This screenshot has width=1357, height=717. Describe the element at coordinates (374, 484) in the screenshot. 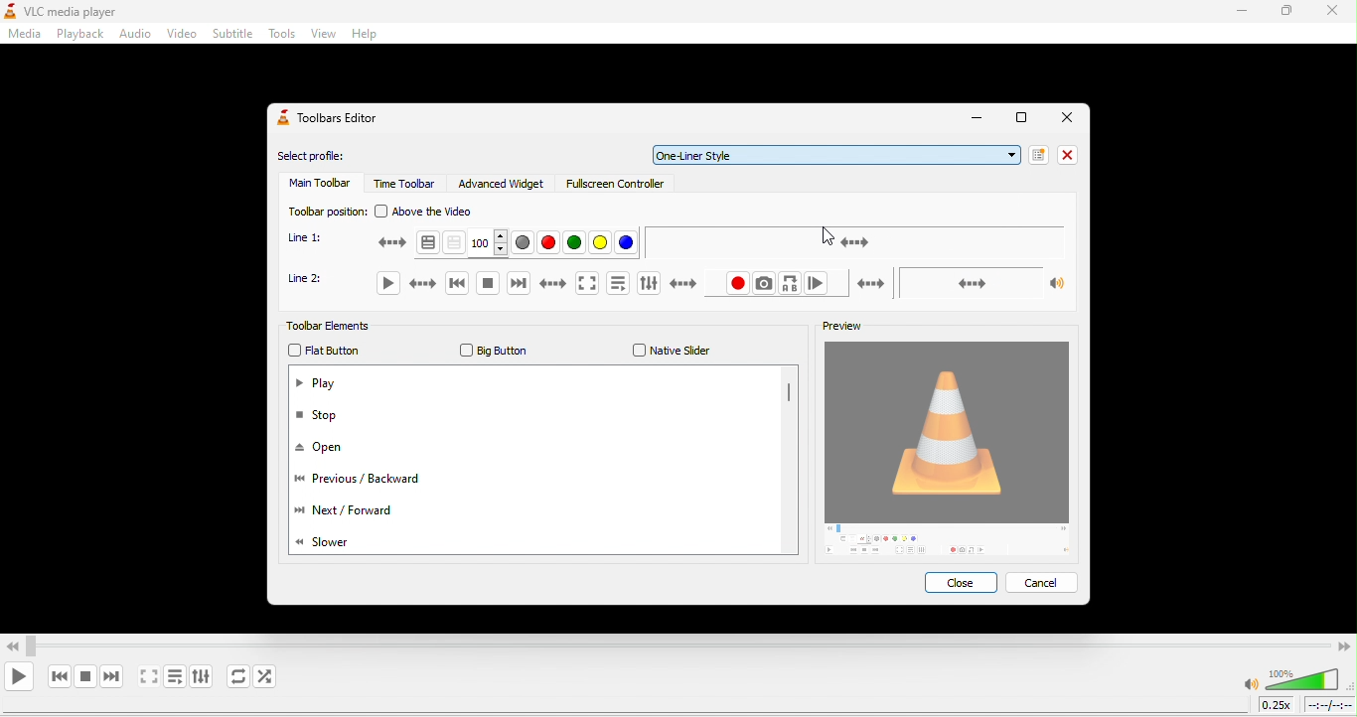

I see `previous/backward` at that location.